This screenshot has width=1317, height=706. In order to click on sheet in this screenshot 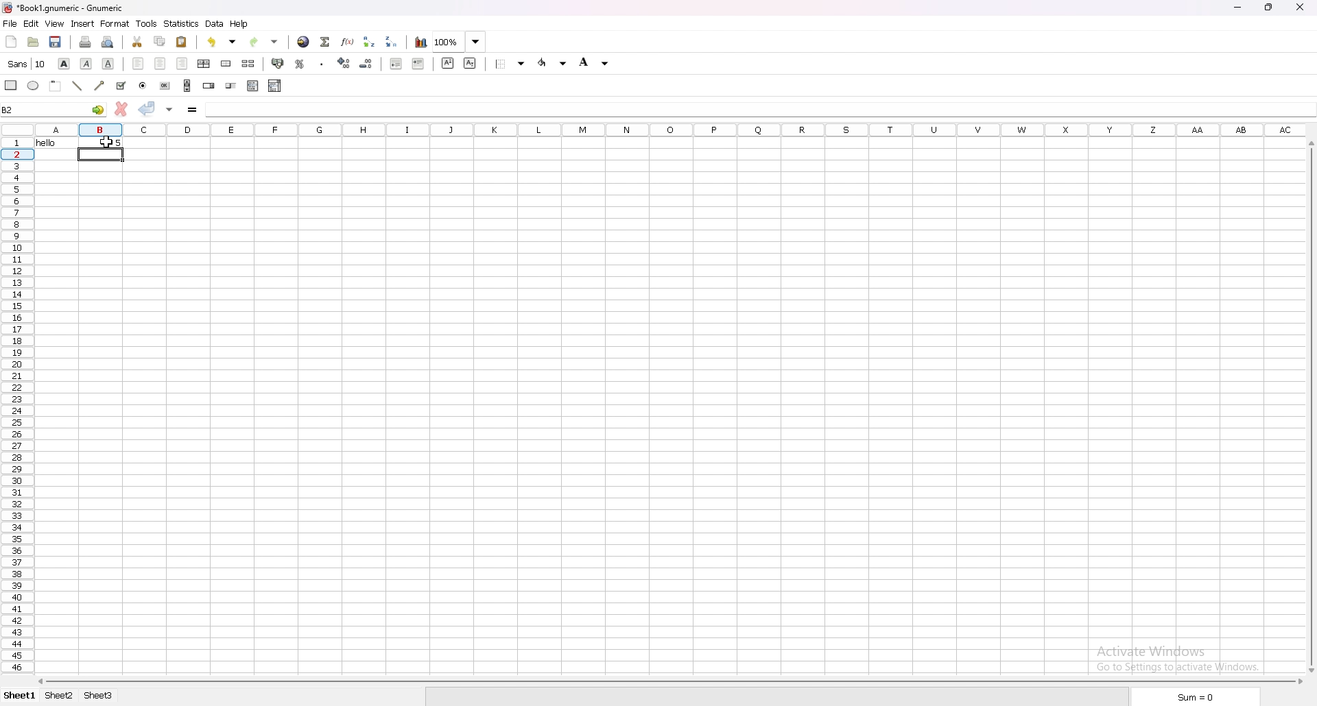, I will do `click(19, 696)`.